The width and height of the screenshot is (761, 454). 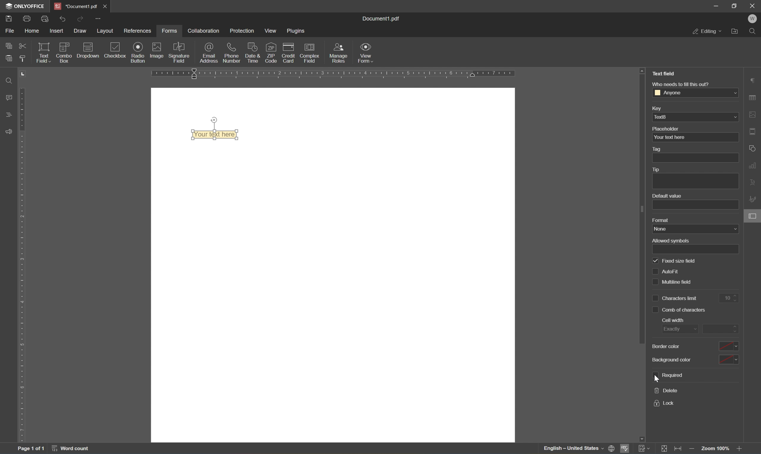 What do you see at coordinates (11, 31) in the screenshot?
I see `file` at bounding box center [11, 31].